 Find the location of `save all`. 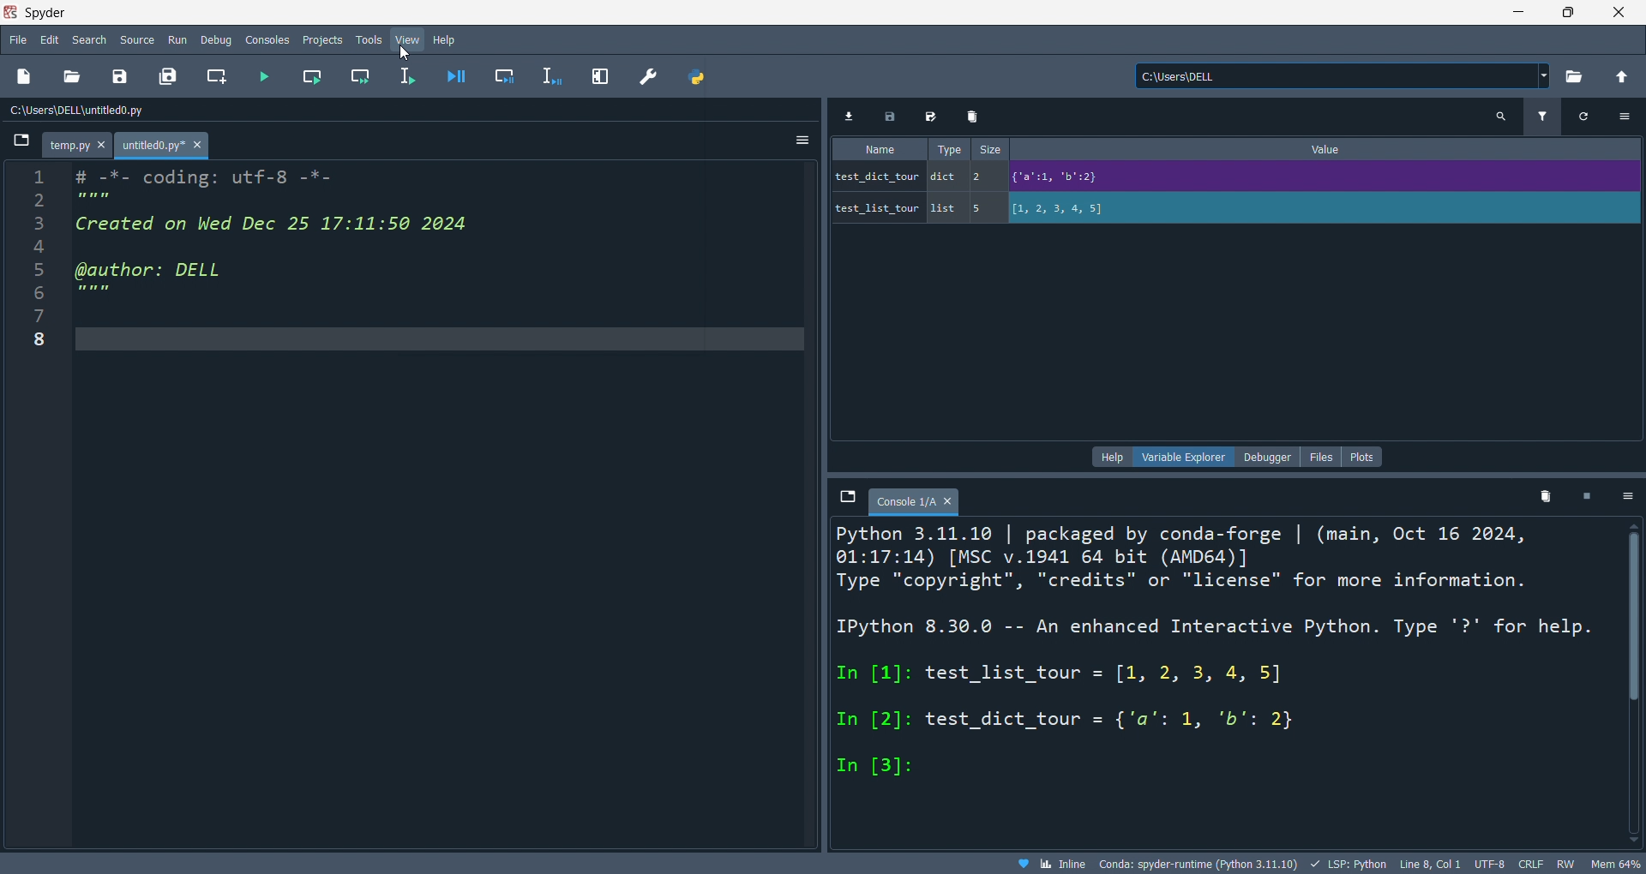

save all is located at coordinates (168, 77).